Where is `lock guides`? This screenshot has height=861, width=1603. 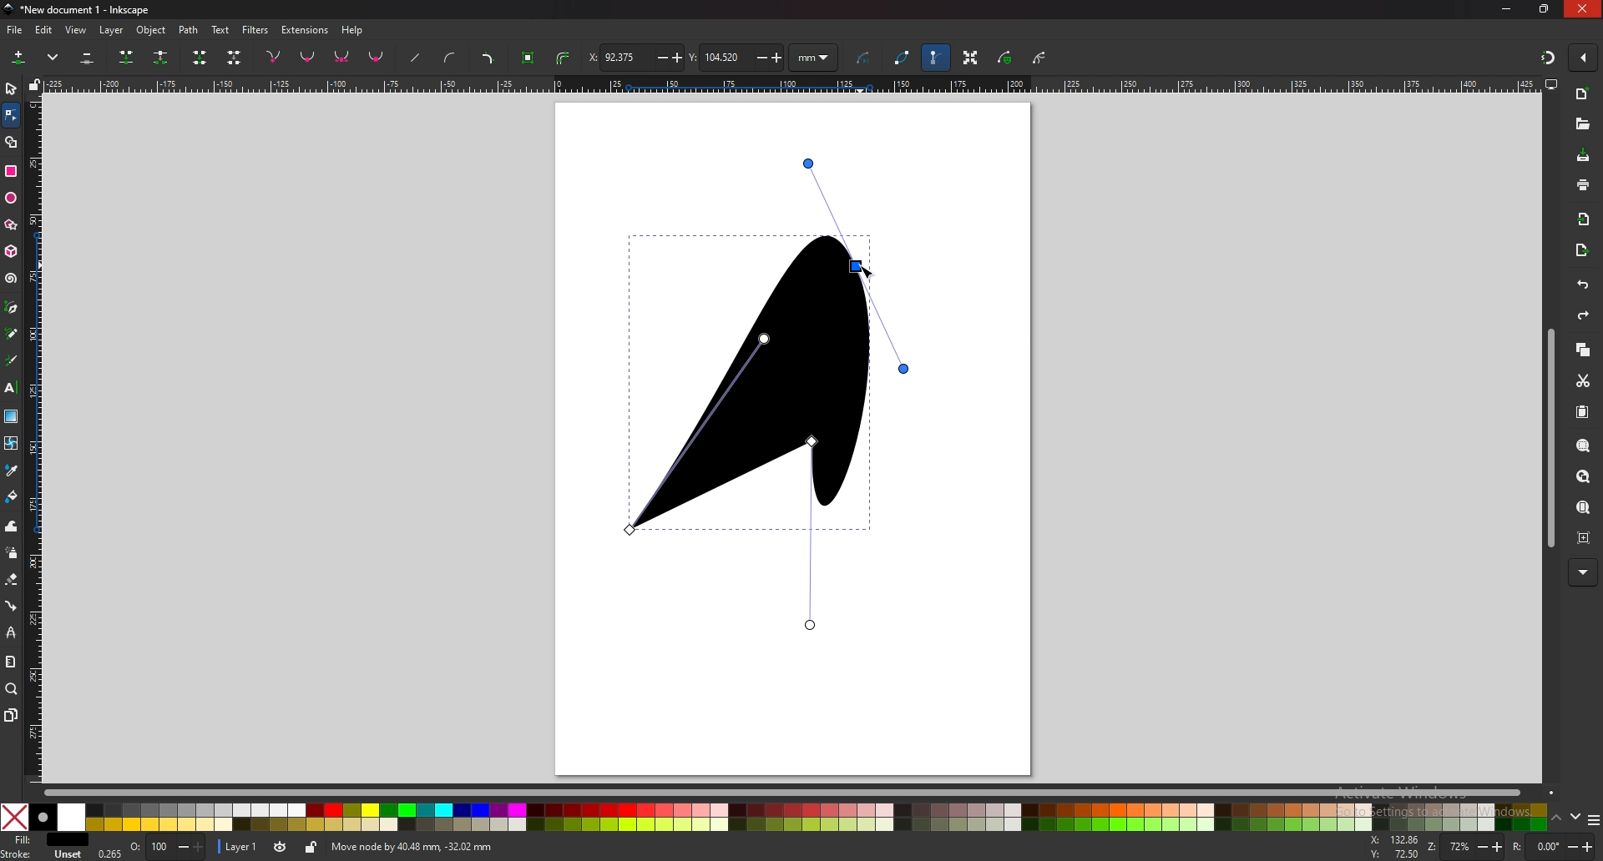 lock guides is located at coordinates (34, 84).